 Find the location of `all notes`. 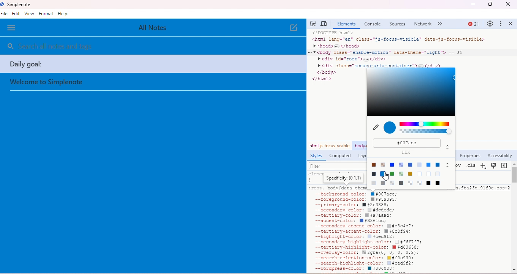

all notes is located at coordinates (159, 27).